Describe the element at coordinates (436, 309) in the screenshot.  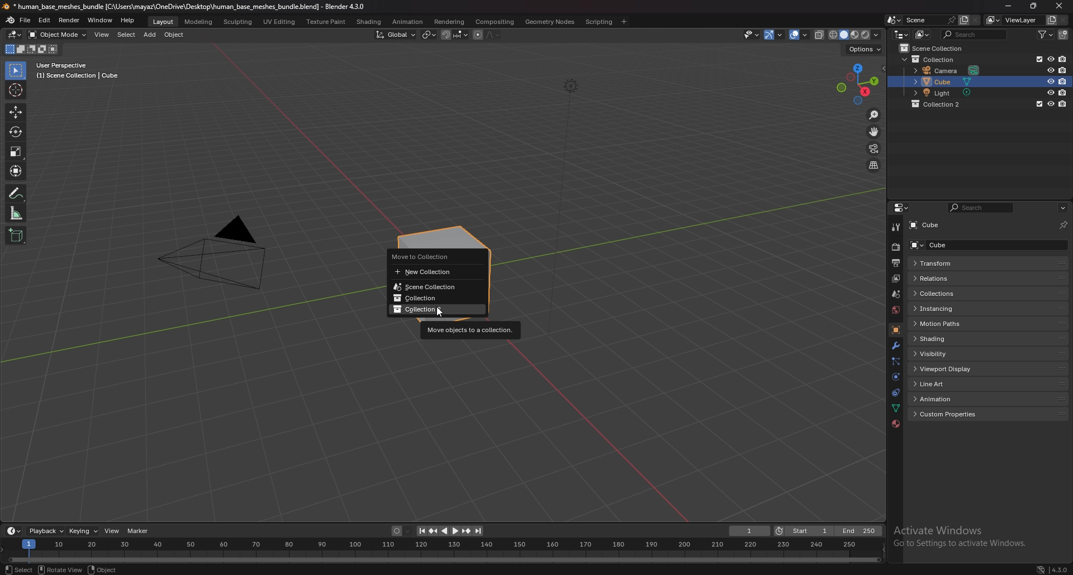
I see `collection` at that location.